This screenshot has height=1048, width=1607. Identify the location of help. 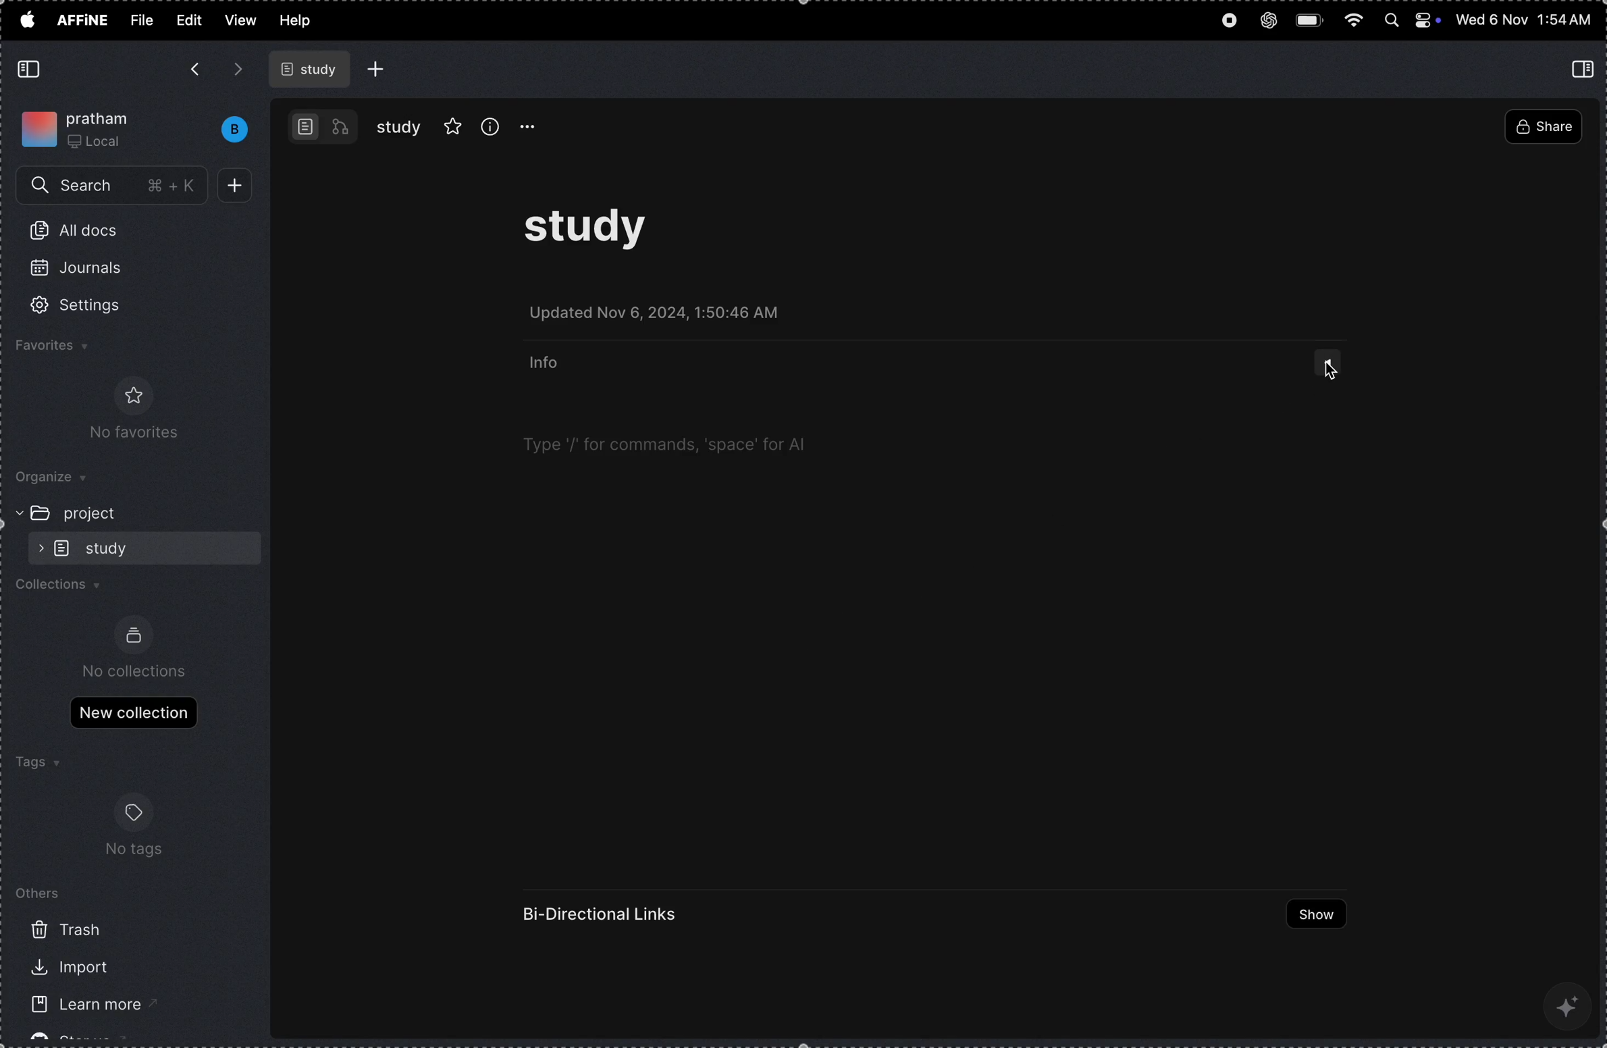
(302, 22).